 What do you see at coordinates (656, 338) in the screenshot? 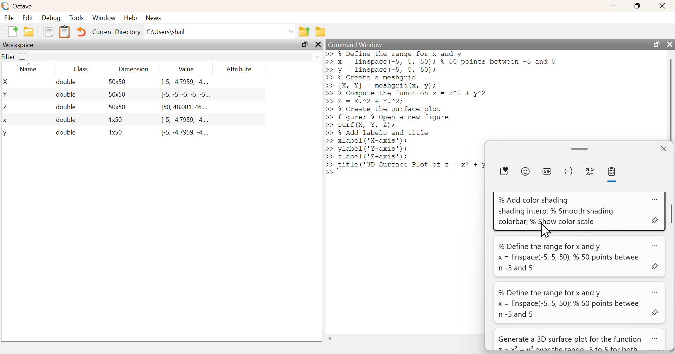
I see `more options` at bounding box center [656, 338].